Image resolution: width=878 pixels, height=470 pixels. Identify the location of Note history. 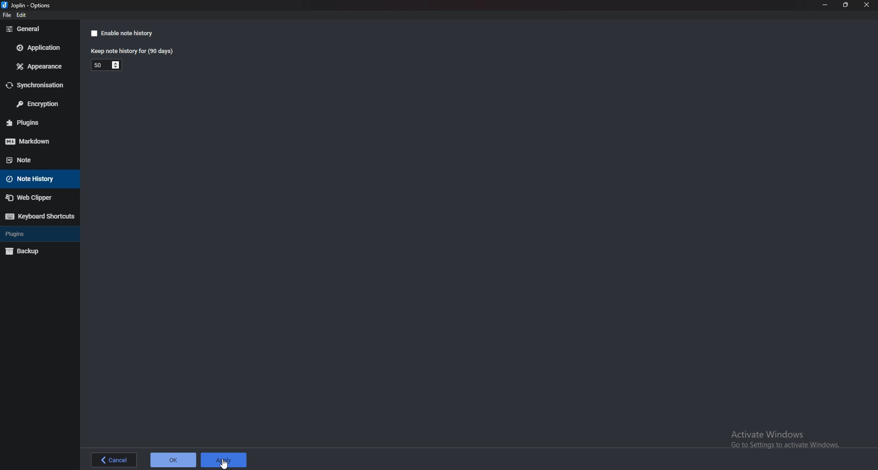
(36, 179).